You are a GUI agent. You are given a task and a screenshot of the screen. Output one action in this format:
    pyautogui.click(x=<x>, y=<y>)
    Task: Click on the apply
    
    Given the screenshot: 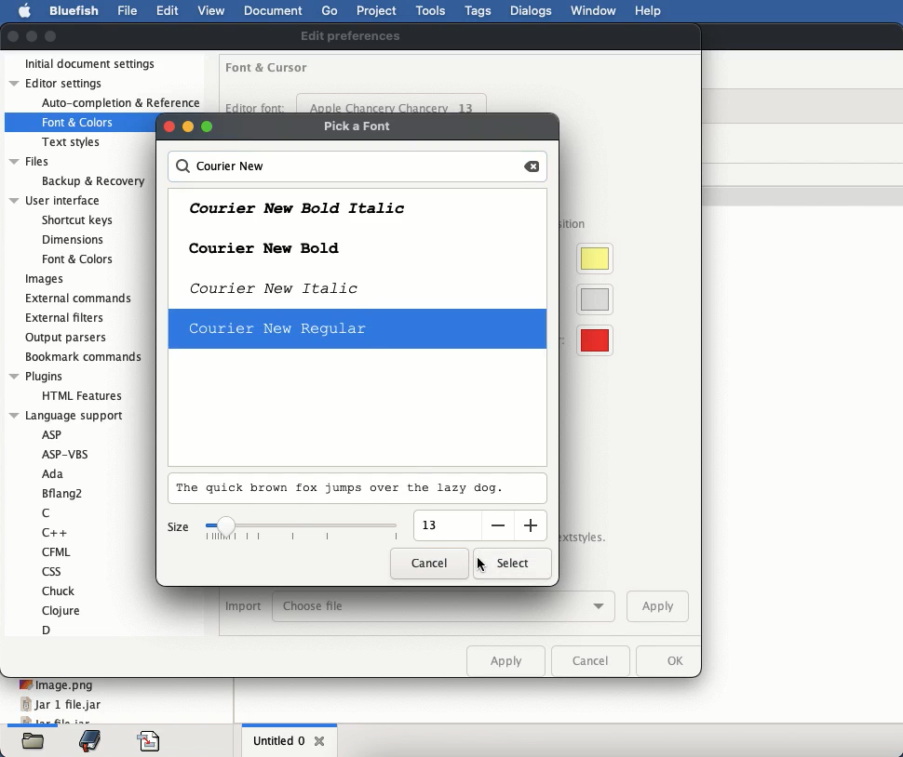 What is the action you would take?
    pyautogui.click(x=653, y=604)
    